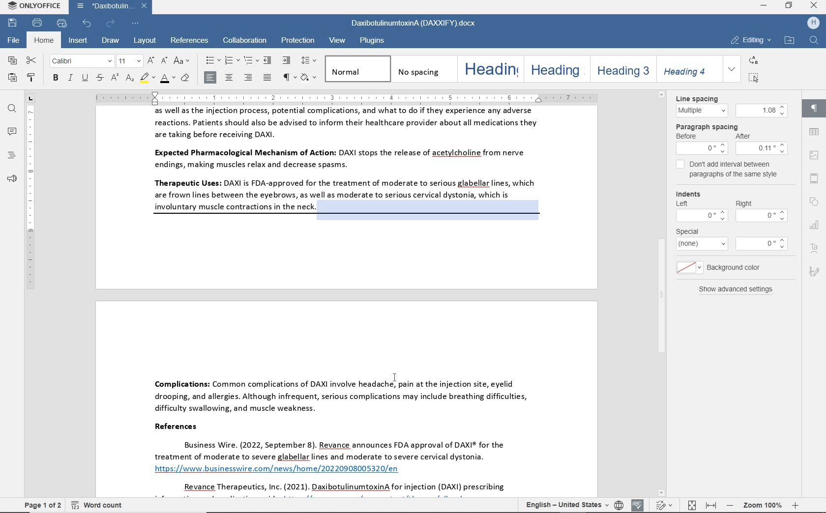  Describe the element at coordinates (722, 267) in the screenshot. I see `background color` at that location.